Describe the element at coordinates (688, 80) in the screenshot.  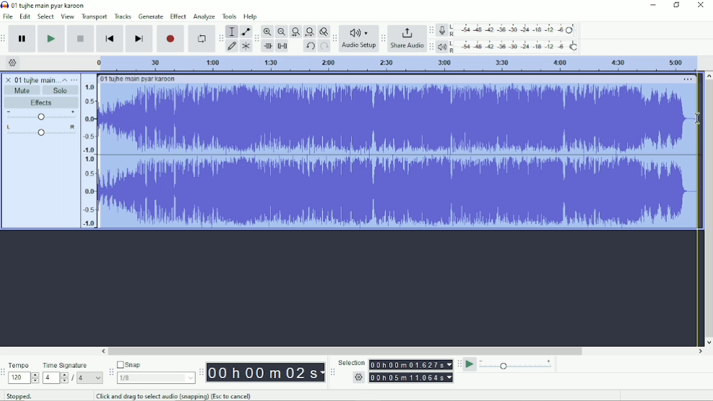
I see `More options` at that location.